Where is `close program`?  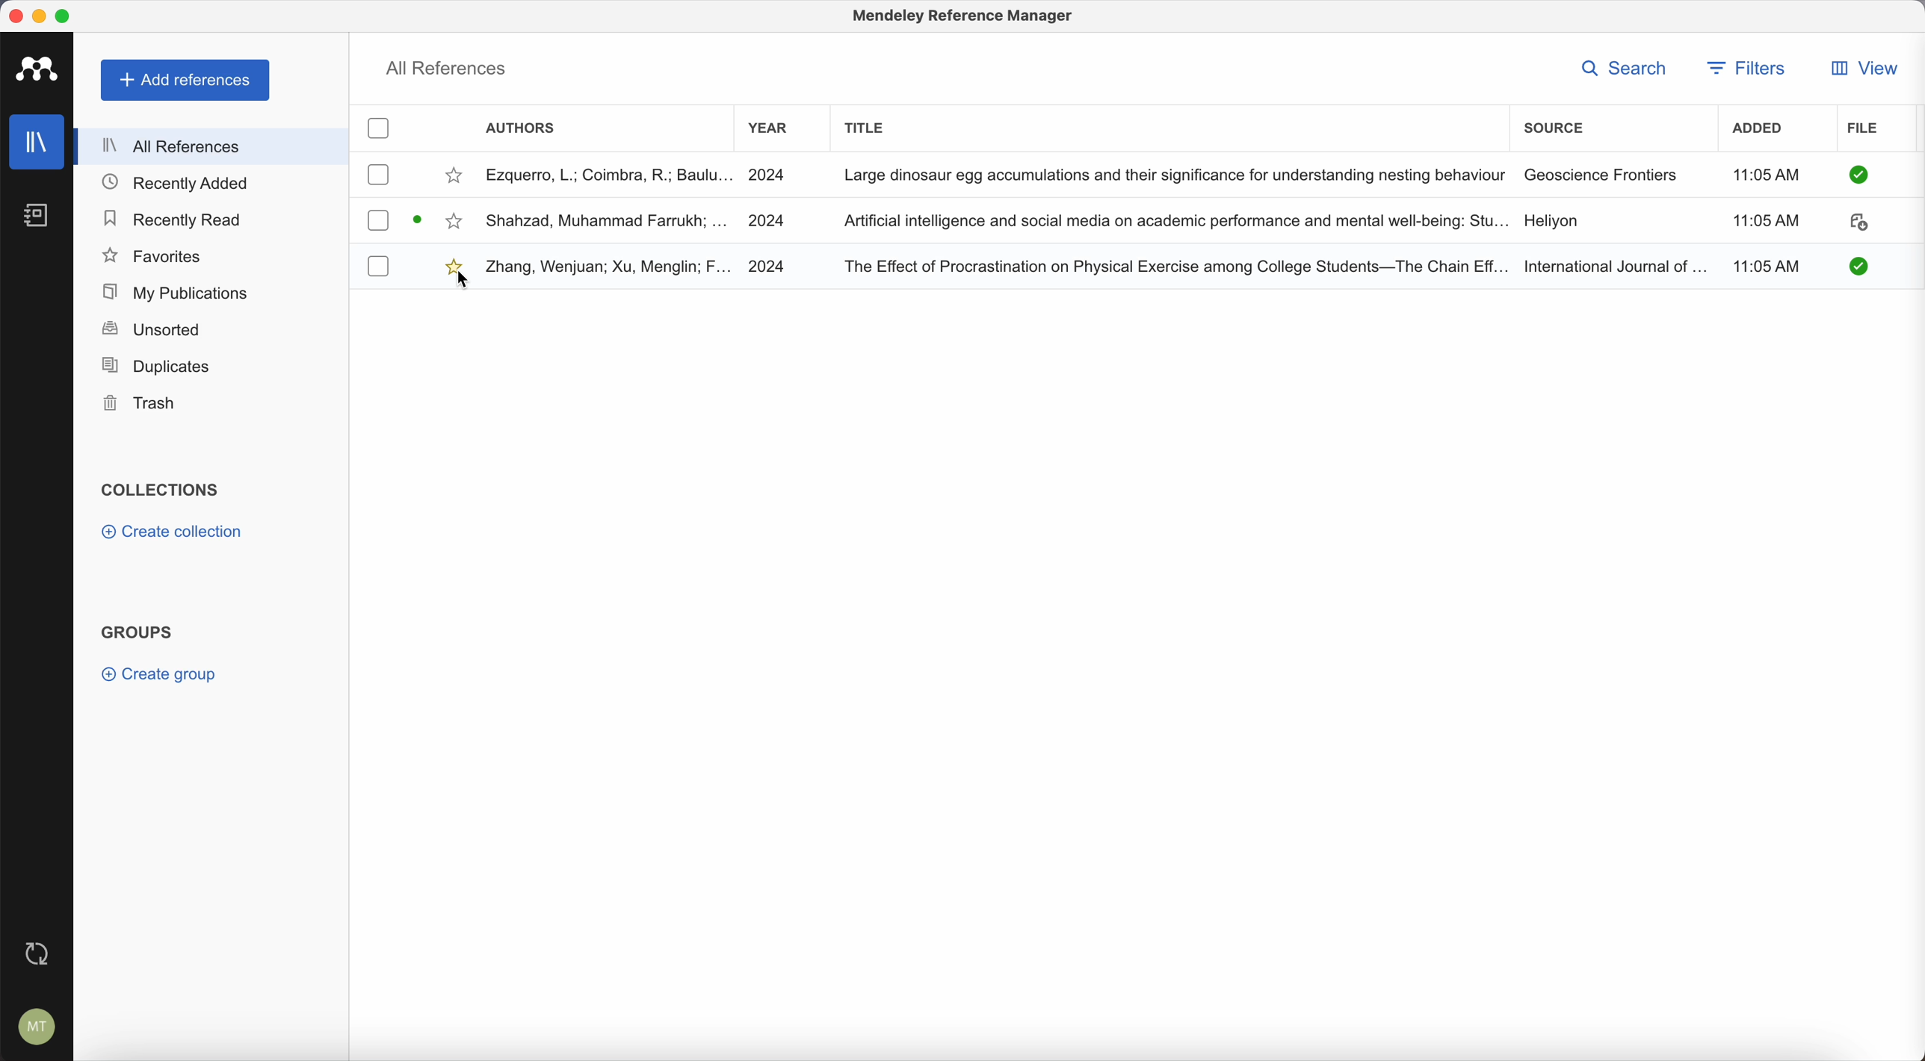
close program is located at coordinates (15, 16).